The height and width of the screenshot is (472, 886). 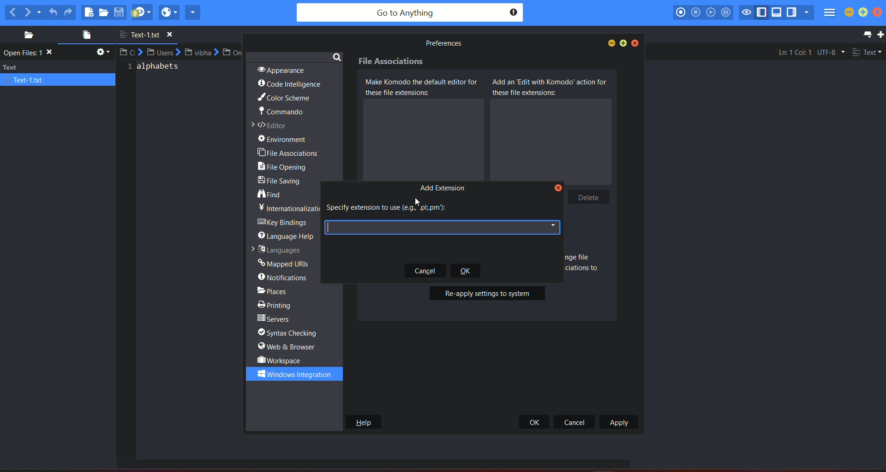 What do you see at coordinates (289, 235) in the screenshot?
I see `language help` at bounding box center [289, 235].